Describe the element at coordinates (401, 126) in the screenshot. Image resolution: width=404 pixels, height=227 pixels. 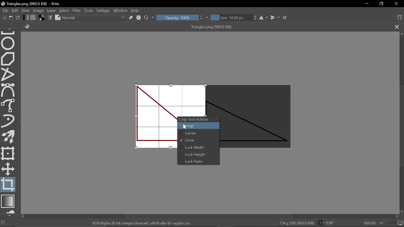
I see `Scroll bar` at that location.